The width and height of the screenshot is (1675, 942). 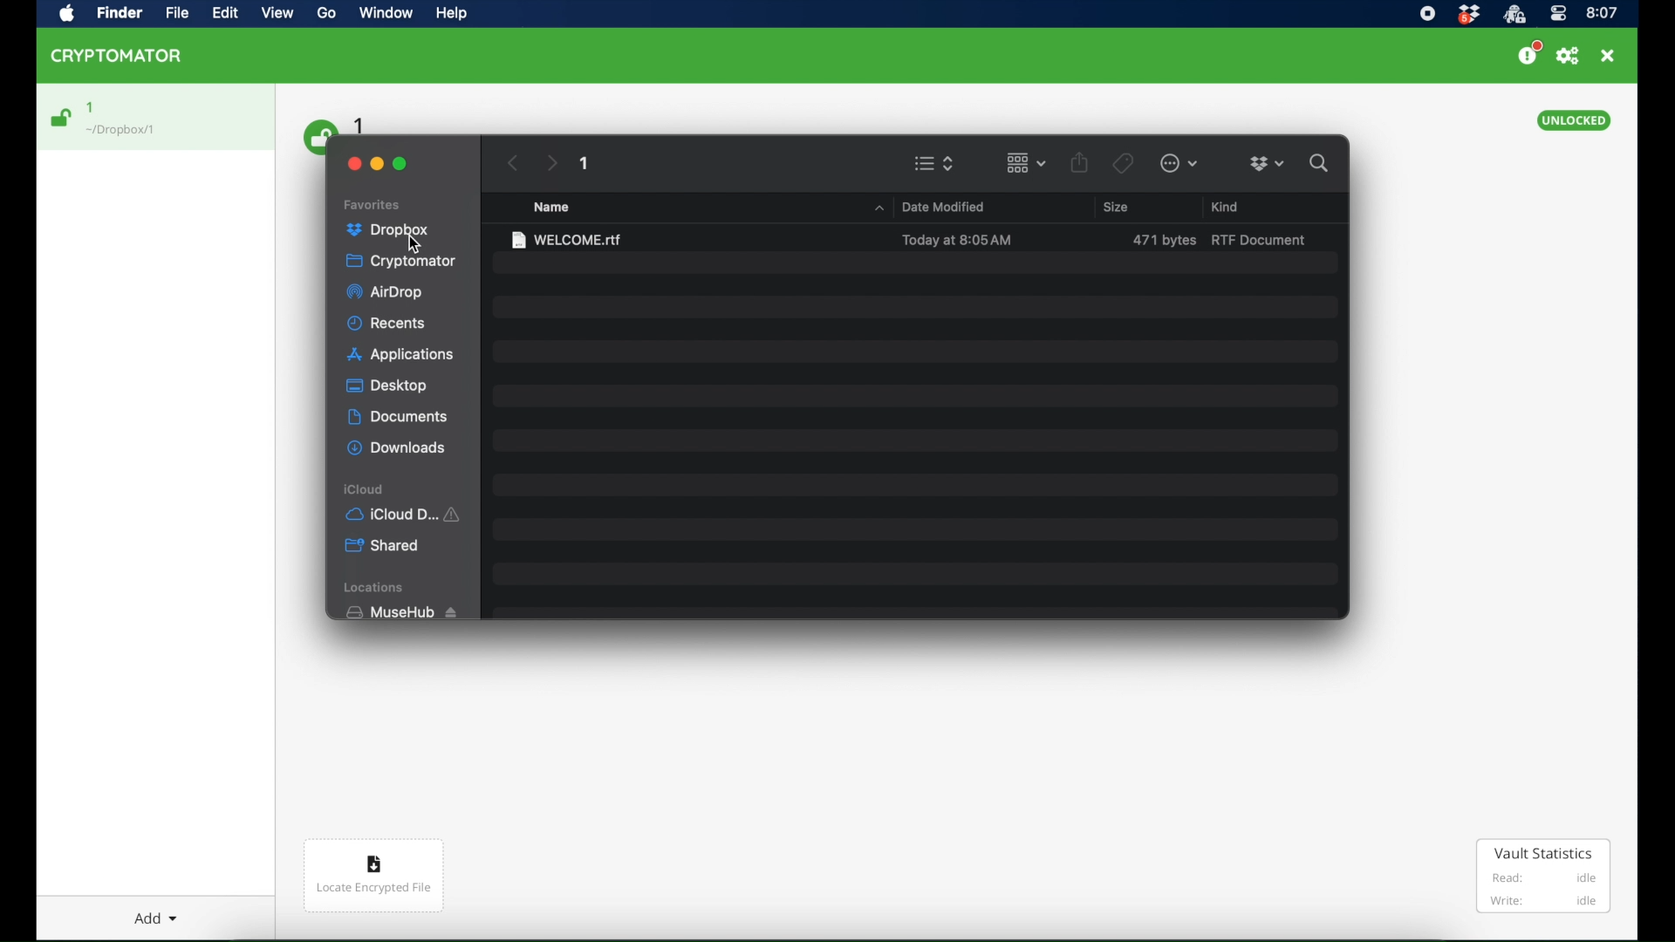 What do you see at coordinates (1164, 241) in the screenshot?
I see `size` at bounding box center [1164, 241].